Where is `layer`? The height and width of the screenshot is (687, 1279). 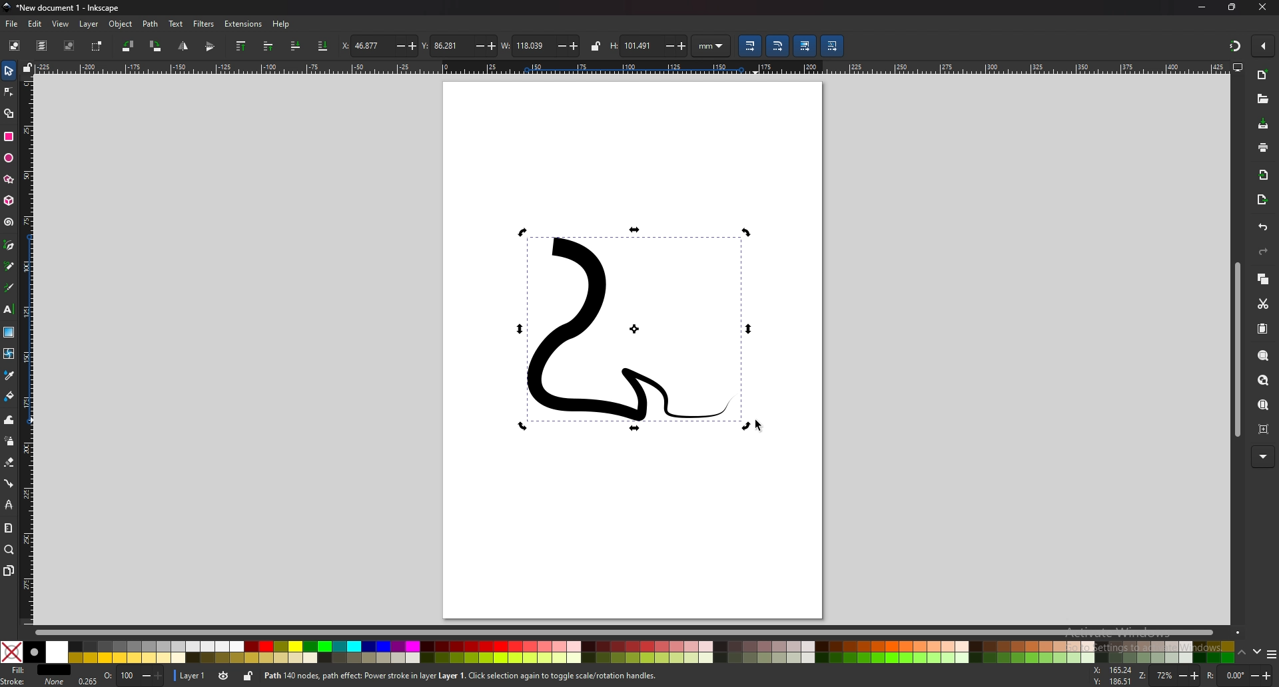
layer is located at coordinates (89, 24).